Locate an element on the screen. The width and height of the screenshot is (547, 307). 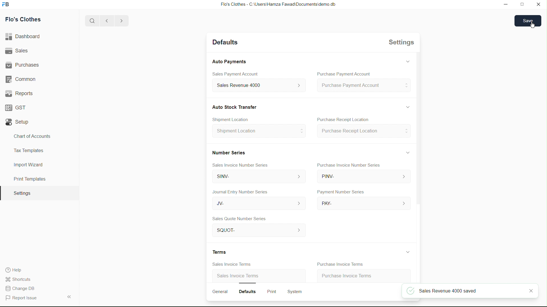
Journal Entry Number Series is located at coordinates (243, 192).